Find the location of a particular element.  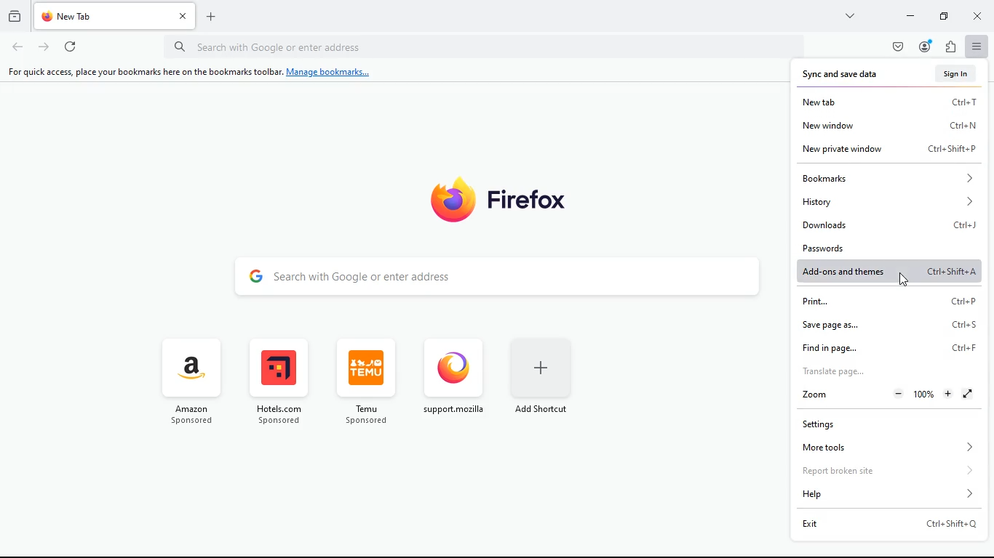

firefox is located at coordinates (511, 197).